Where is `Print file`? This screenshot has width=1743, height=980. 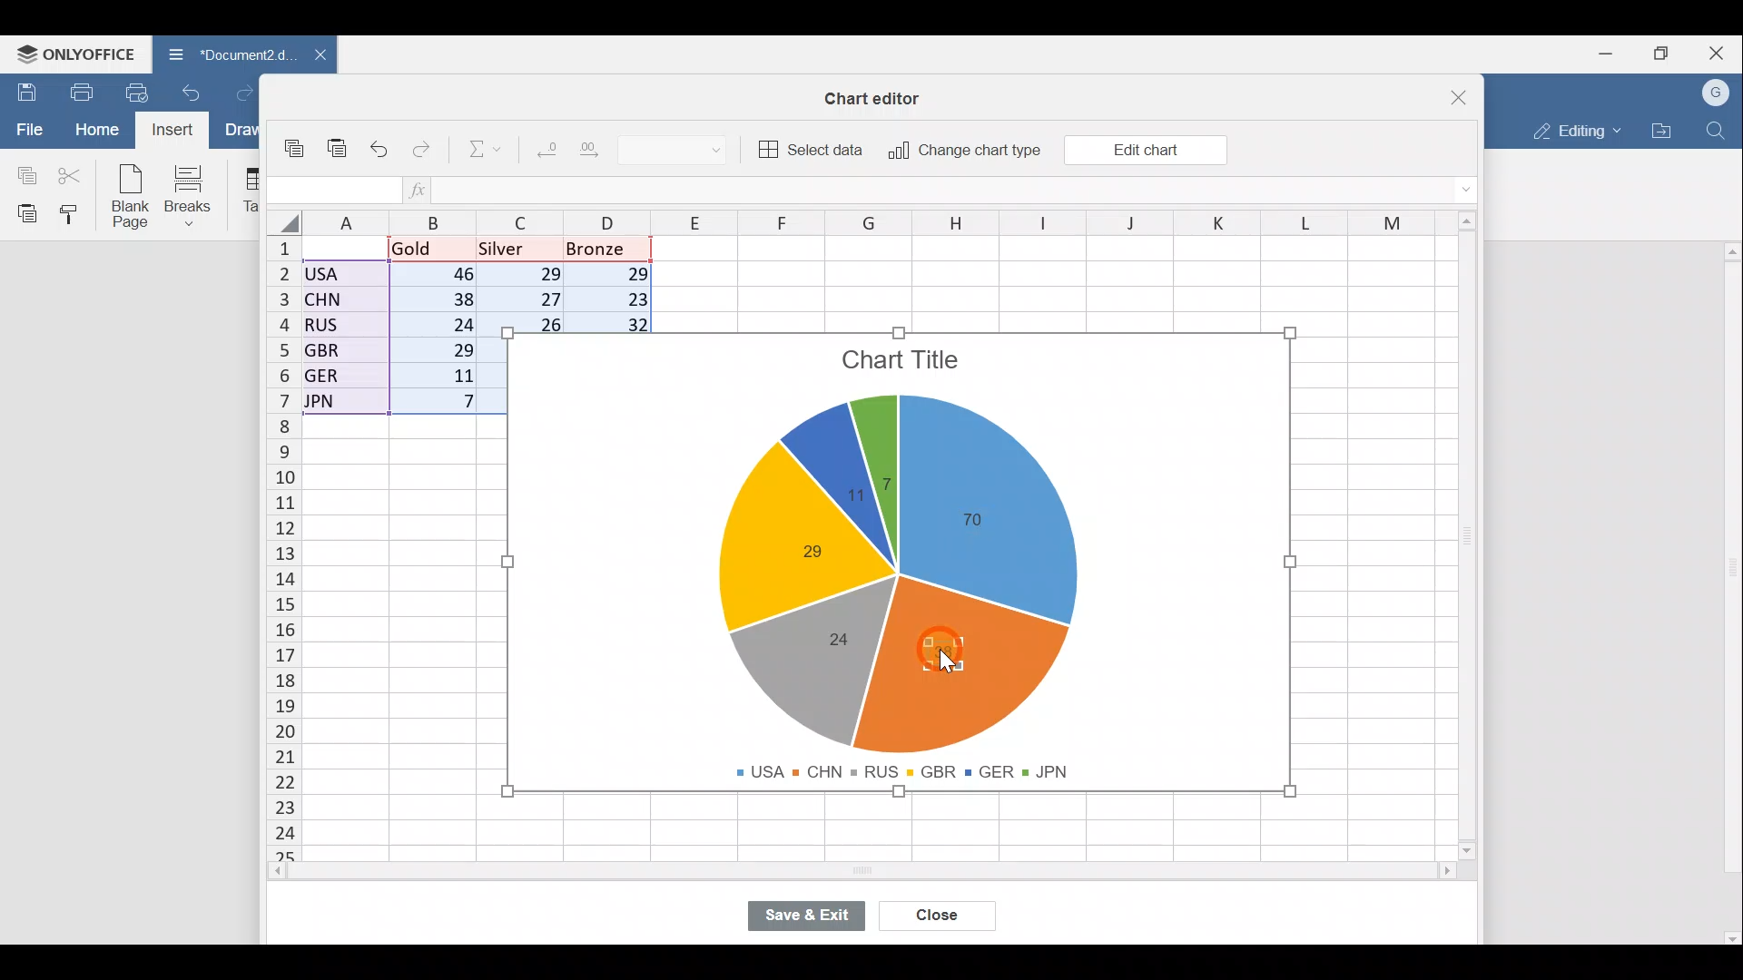
Print file is located at coordinates (80, 91).